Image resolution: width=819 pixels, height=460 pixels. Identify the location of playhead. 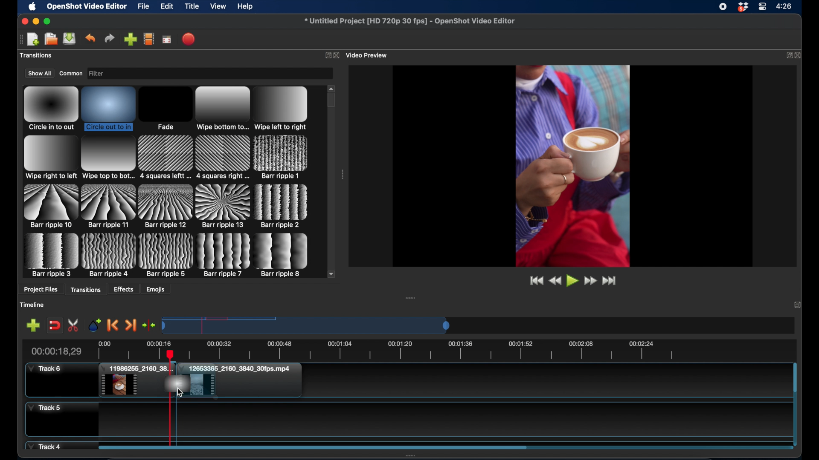
(170, 400).